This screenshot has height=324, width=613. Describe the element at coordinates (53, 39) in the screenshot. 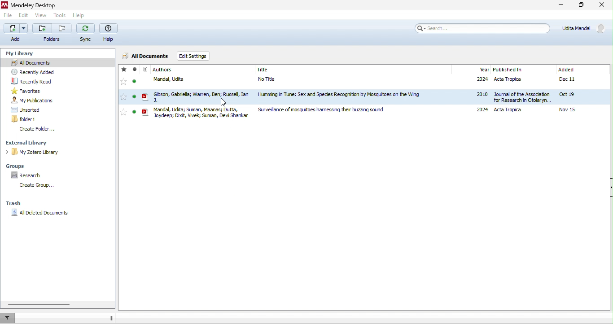

I see `folders` at that location.